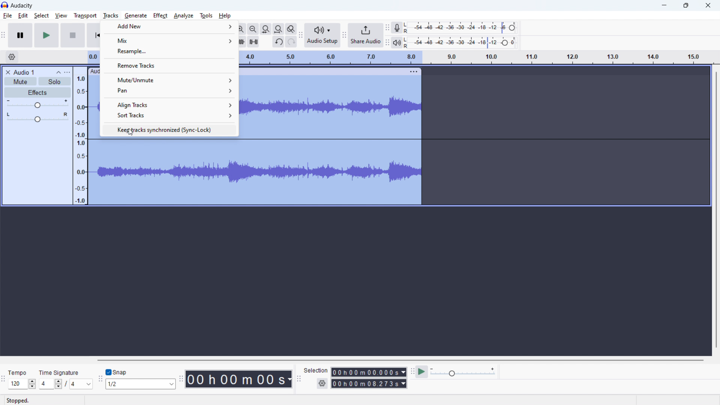  Describe the element at coordinates (170, 105) in the screenshot. I see `align tracks` at that location.